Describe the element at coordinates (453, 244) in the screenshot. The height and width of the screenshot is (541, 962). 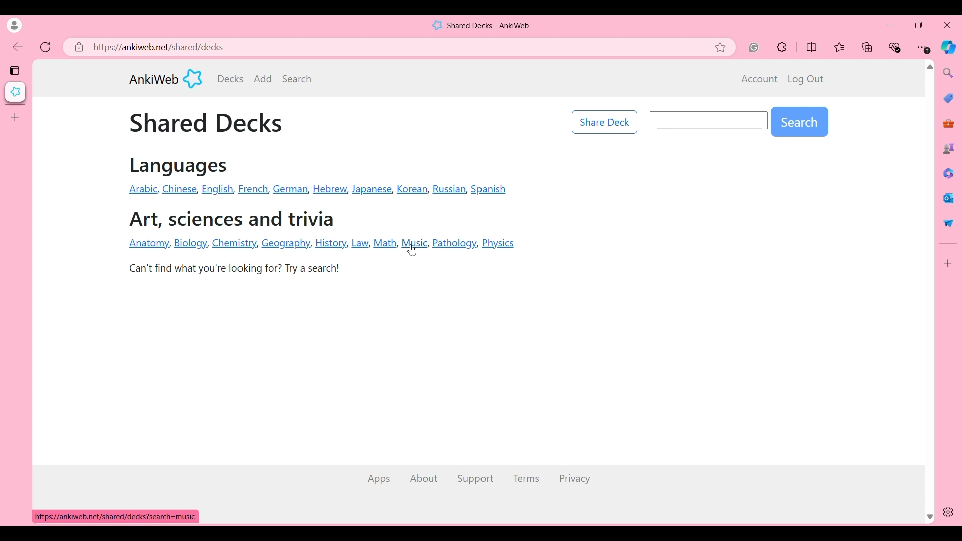
I see `Pathology,` at that location.